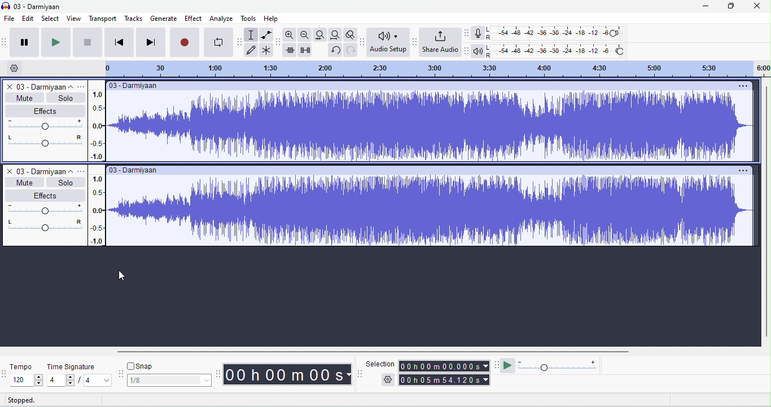 The height and width of the screenshot is (407, 771). What do you see at coordinates (87, 42) in the screenshot?
I see `stop` at bounding box center [87, 42].